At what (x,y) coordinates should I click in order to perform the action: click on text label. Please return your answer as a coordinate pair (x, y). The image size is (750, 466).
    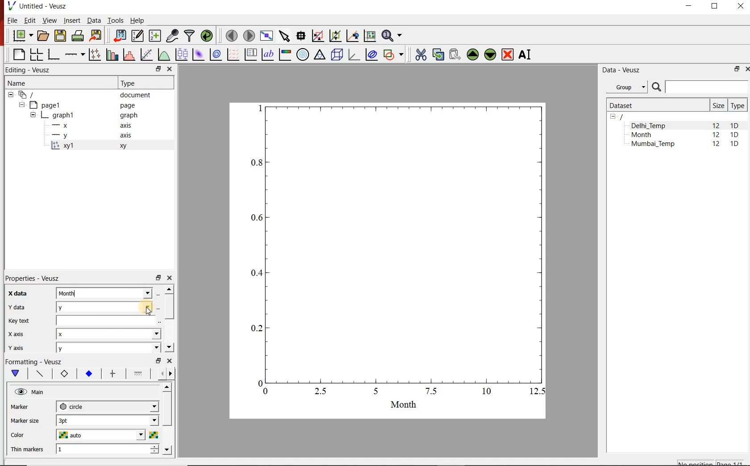
    Looking at the image, I should click on (267, 54).